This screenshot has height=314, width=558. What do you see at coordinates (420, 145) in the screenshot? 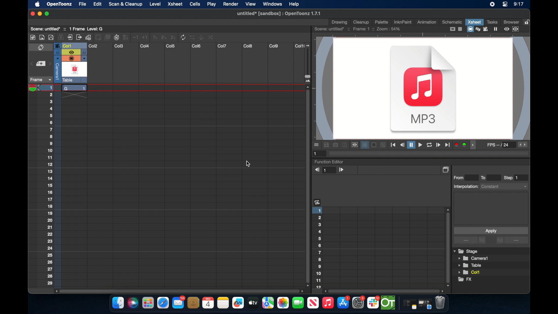
I see `playback controls` at bounding box center [420, 145].